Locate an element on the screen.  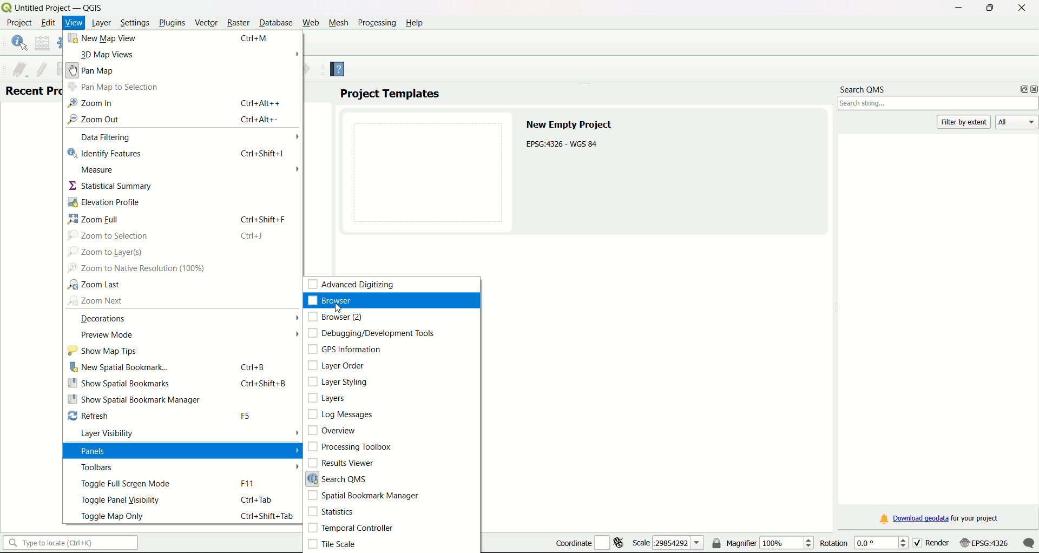
close is located at coordinates (1021, 7).